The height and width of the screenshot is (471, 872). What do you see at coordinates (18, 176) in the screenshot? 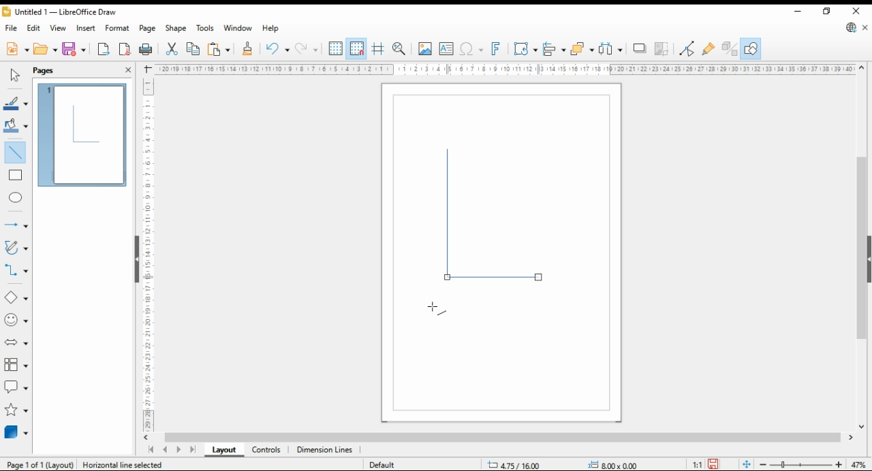
I see `insert line message` at bounding box center [18, 176].